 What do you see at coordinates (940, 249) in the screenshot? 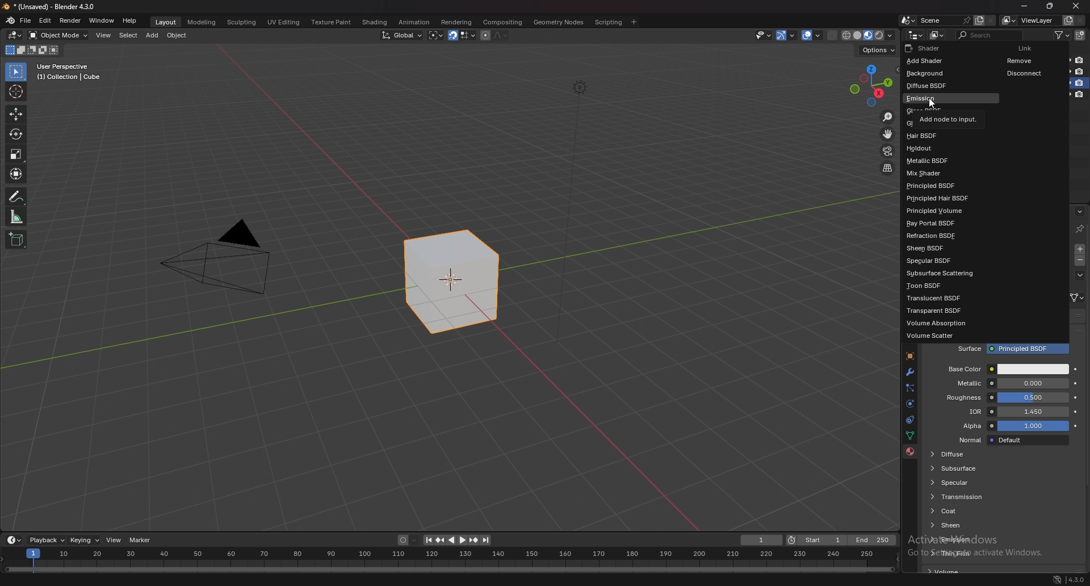
I see `sheen bsdf` at bounding box center [940, 249].